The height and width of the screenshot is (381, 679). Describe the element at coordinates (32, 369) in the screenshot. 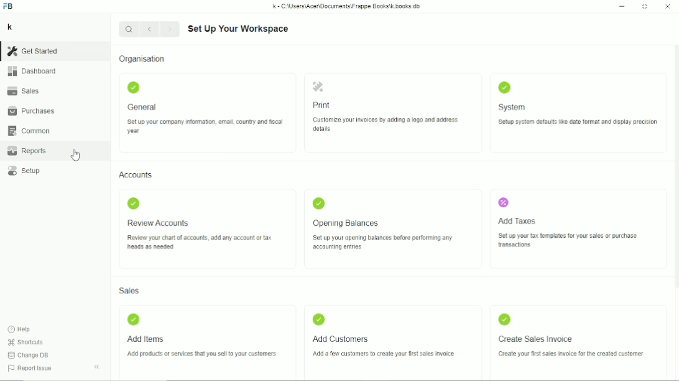

I see `Report issue` at that location.